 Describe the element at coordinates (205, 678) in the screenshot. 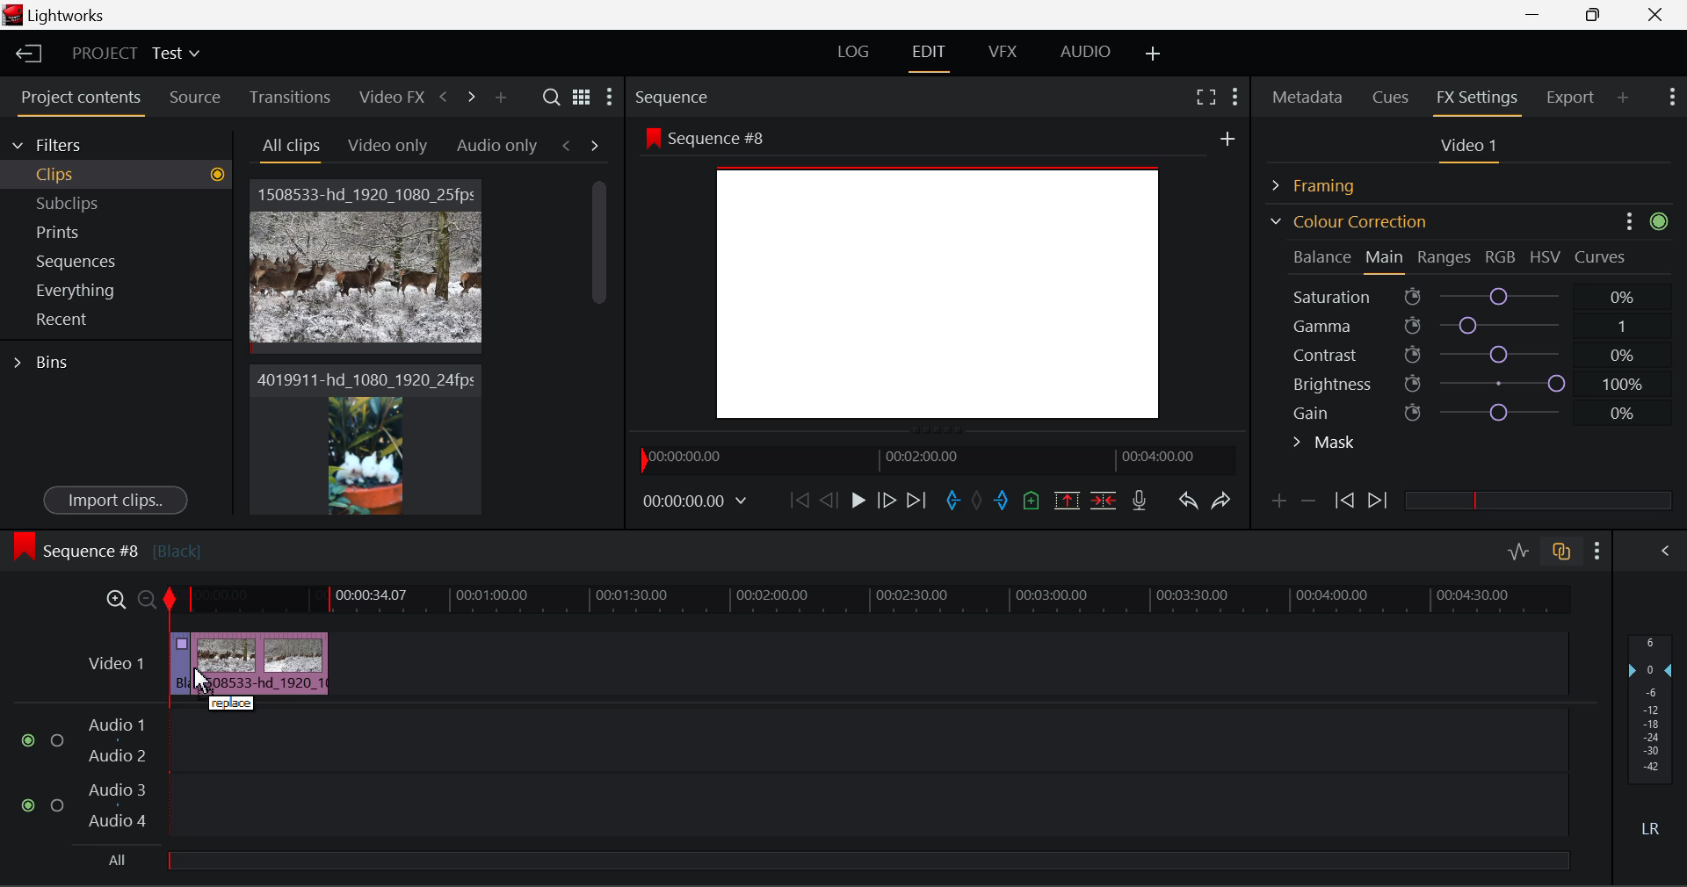

I see `DRAG_TO Cursor Position` at that location.